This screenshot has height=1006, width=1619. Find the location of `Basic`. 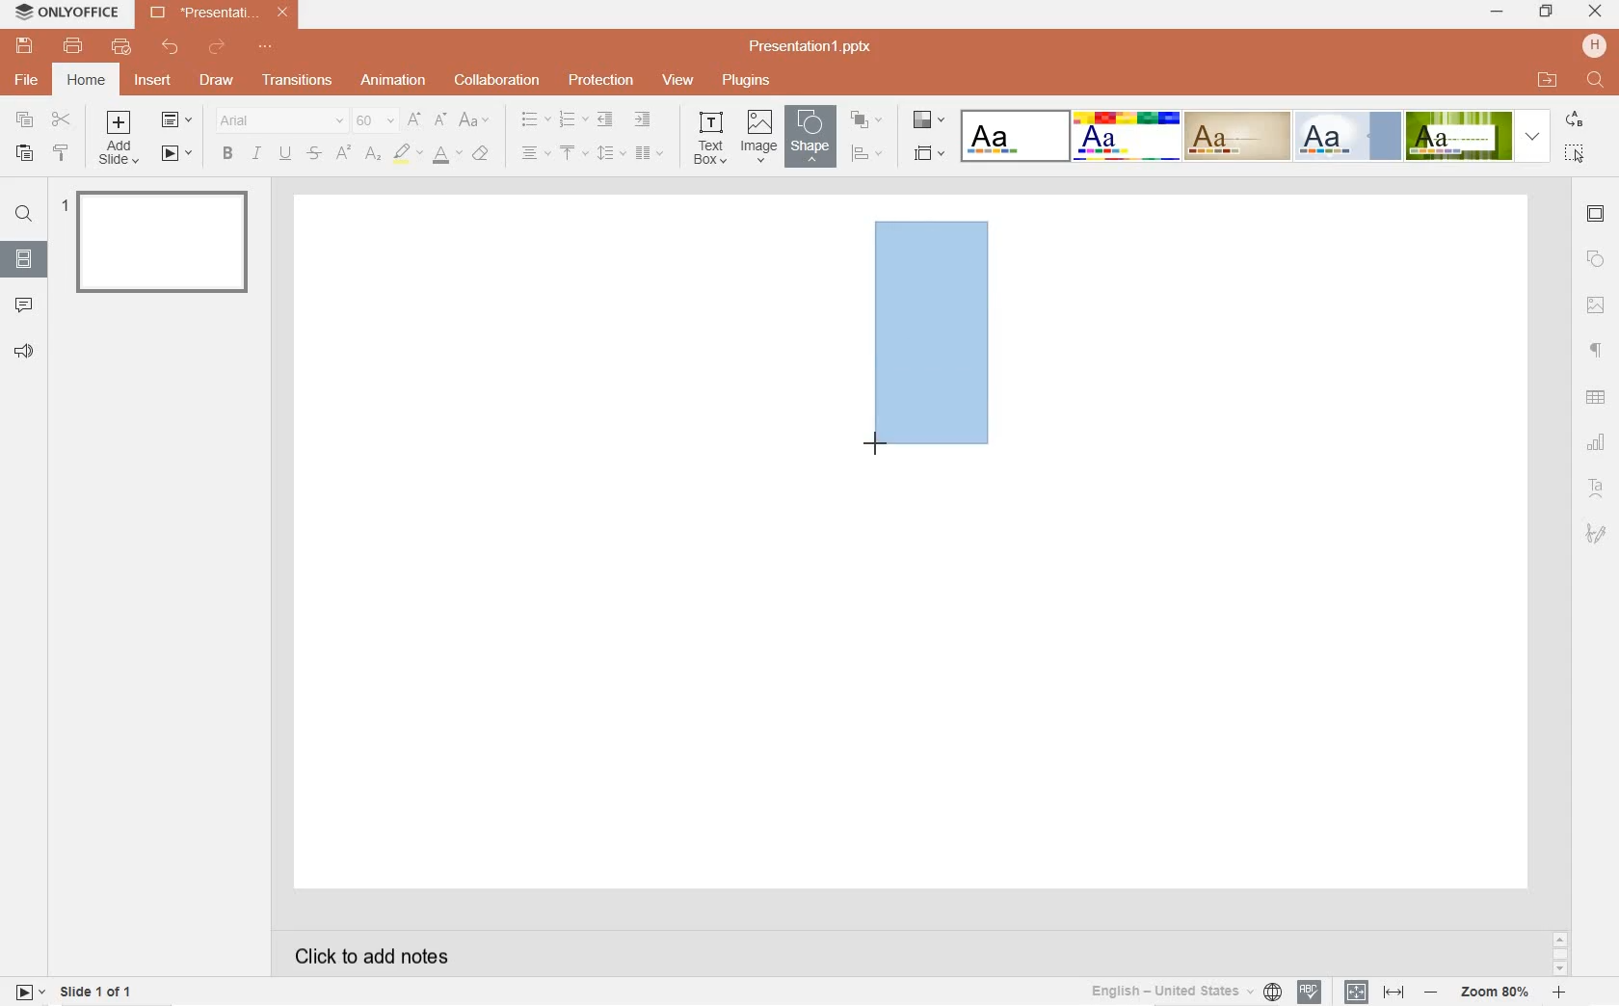

Basic is located at coordinates (1127, 136).